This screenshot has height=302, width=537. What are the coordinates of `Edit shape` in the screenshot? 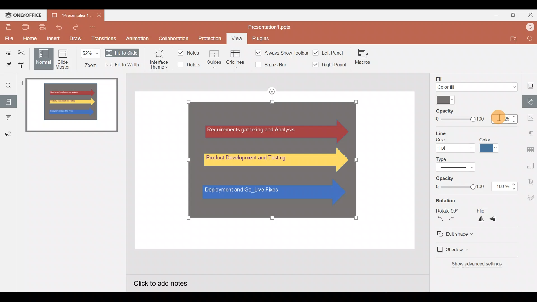 It's located at (462, 233).